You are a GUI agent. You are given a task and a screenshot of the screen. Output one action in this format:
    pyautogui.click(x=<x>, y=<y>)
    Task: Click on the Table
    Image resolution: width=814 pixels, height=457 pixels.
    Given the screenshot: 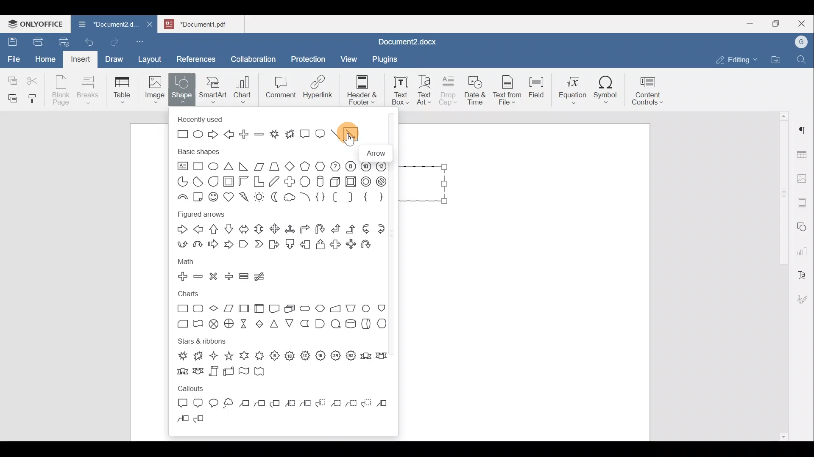 What is the action you would take?
    pyautogui.click(x=123, y=88)
    